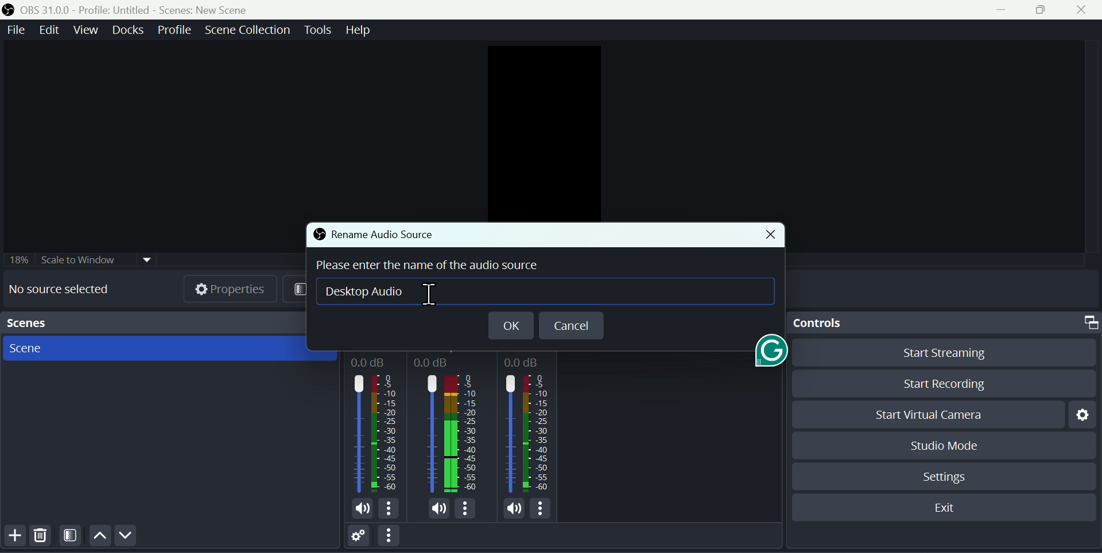  Describe the element at coordinates (248, 31) in the screenshot. I see `Scene collection` at that location.